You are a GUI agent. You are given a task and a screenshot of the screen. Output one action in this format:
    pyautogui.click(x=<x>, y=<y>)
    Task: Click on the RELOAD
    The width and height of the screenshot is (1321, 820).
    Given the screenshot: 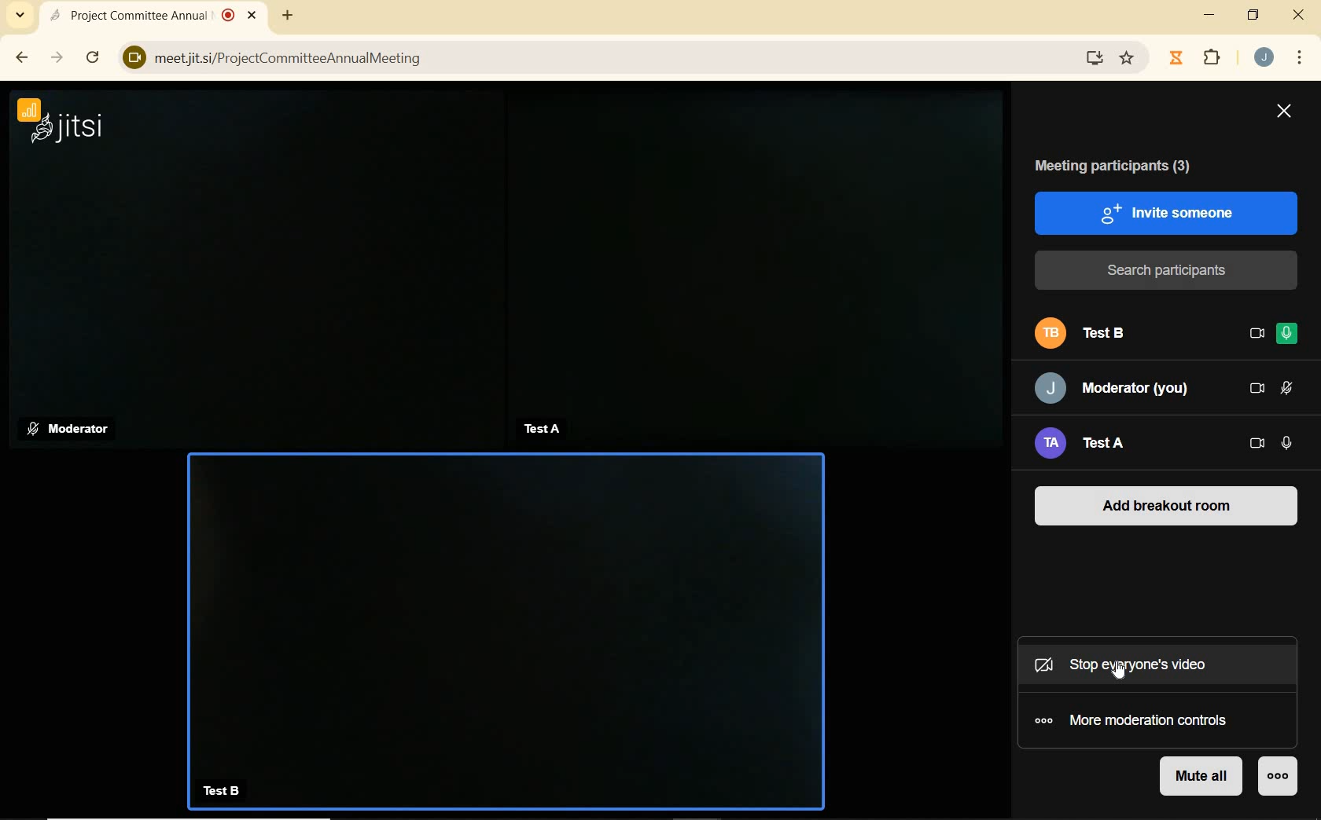 What is the action you would take?
    pyautogui.click(x=93, y=57)
    